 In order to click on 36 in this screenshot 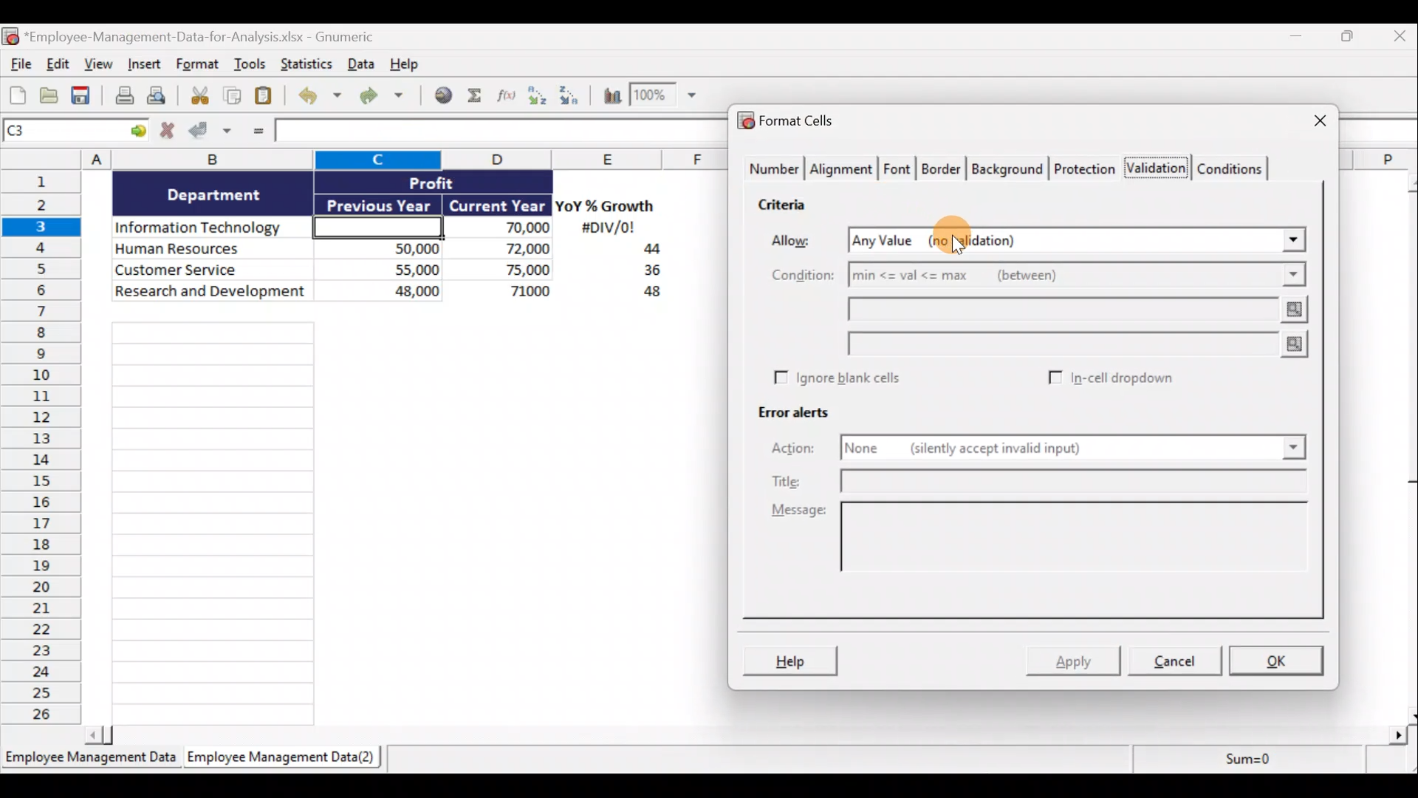, I will do `click(646, 273)`.